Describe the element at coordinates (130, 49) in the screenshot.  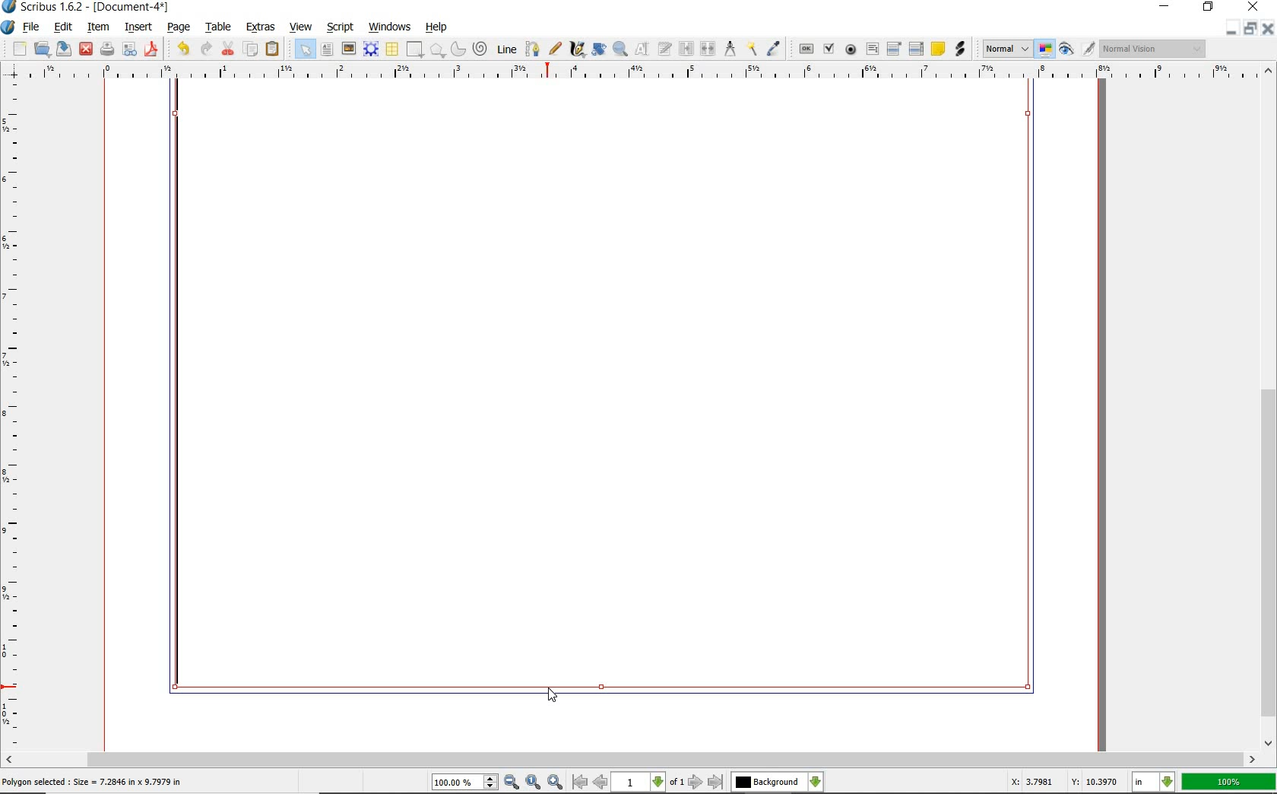
I see `preflight verifier` at that location.